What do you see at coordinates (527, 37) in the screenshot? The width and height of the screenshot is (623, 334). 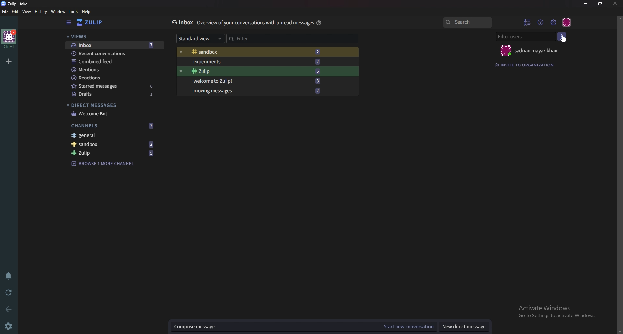 I see `Filter users` at bounding box center [527, 37].